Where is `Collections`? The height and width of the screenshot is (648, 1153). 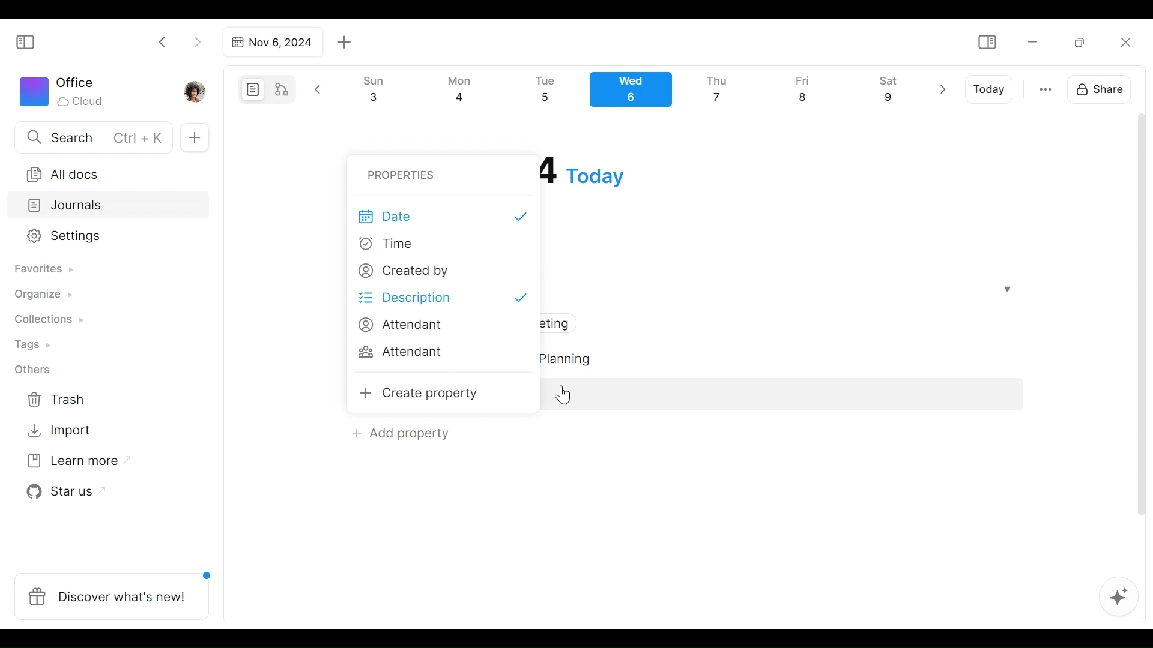
Collections is located at coordinates (47, 321).